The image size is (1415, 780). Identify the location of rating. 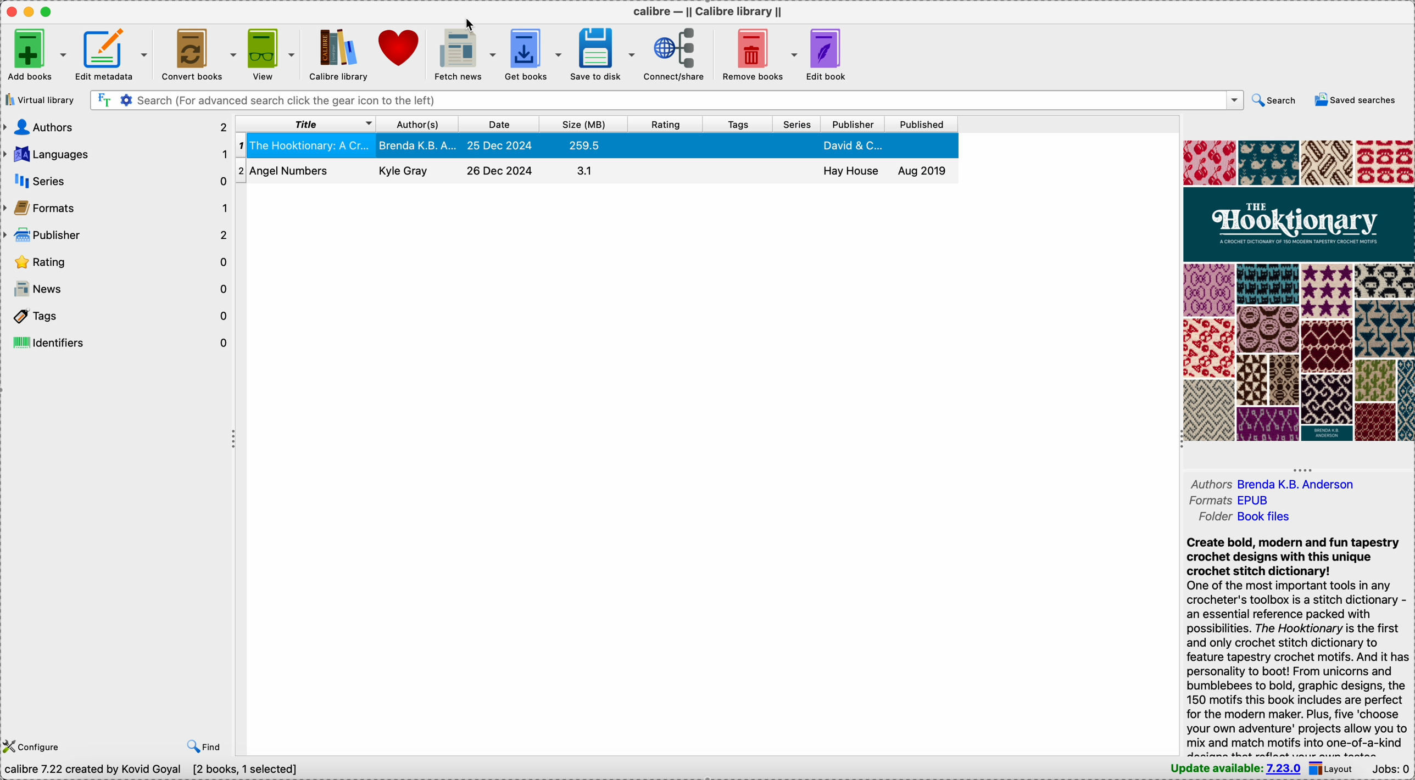
(665, 123).